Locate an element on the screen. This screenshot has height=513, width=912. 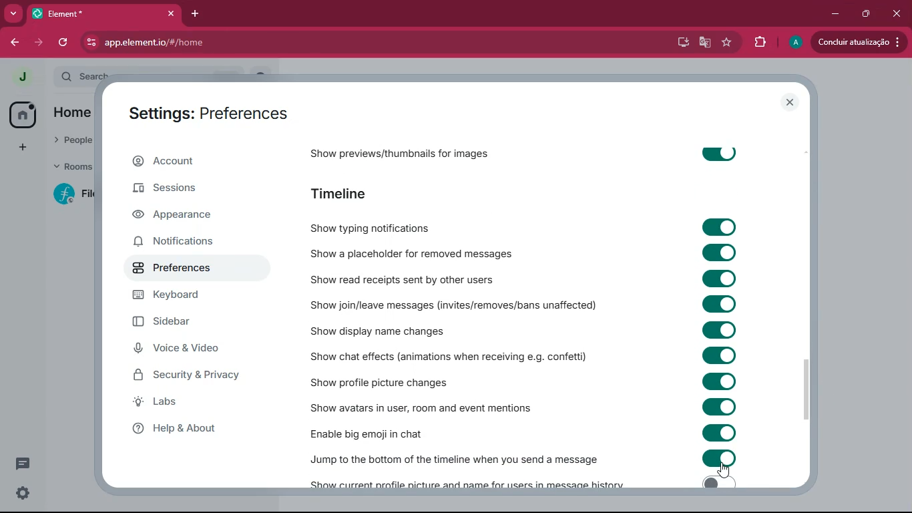
security & privacy is located at coordinates (189, 378).